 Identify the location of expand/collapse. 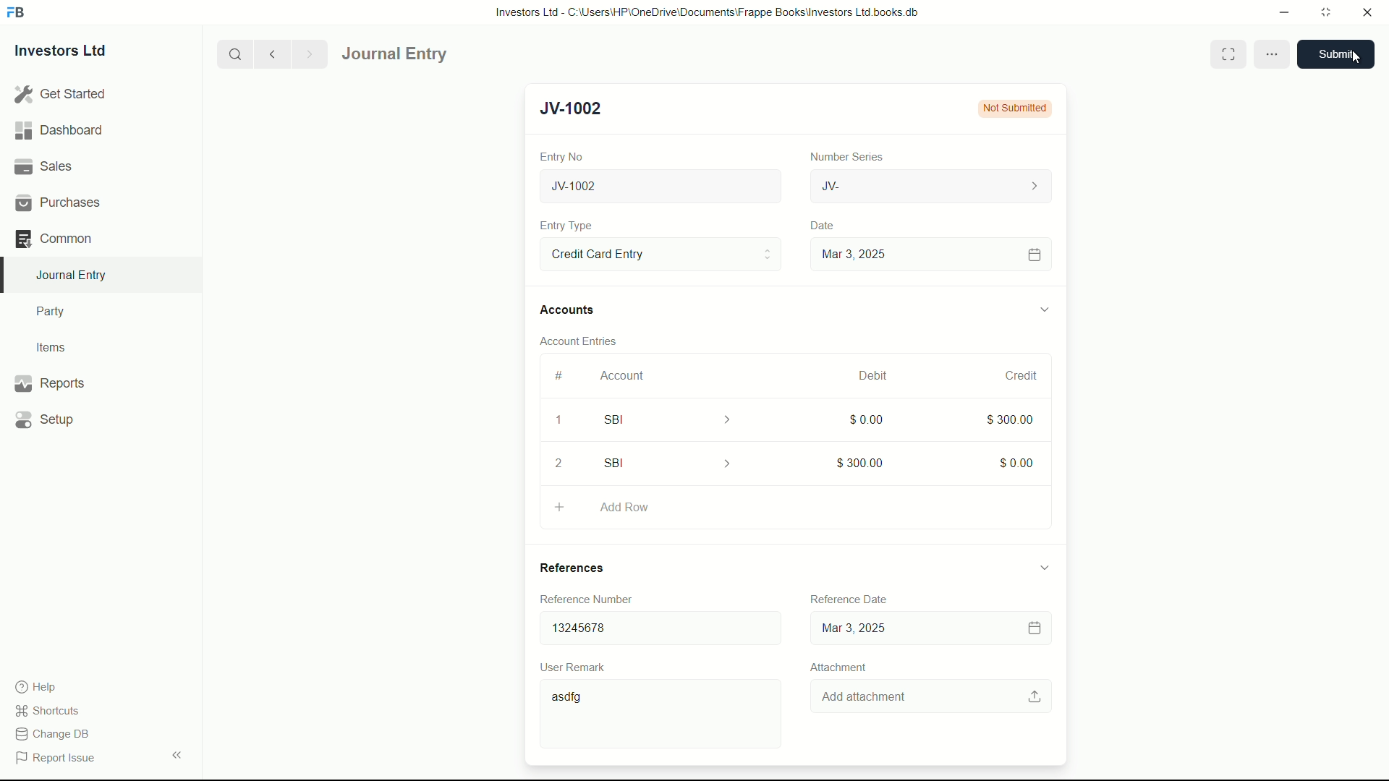
(177, 754).